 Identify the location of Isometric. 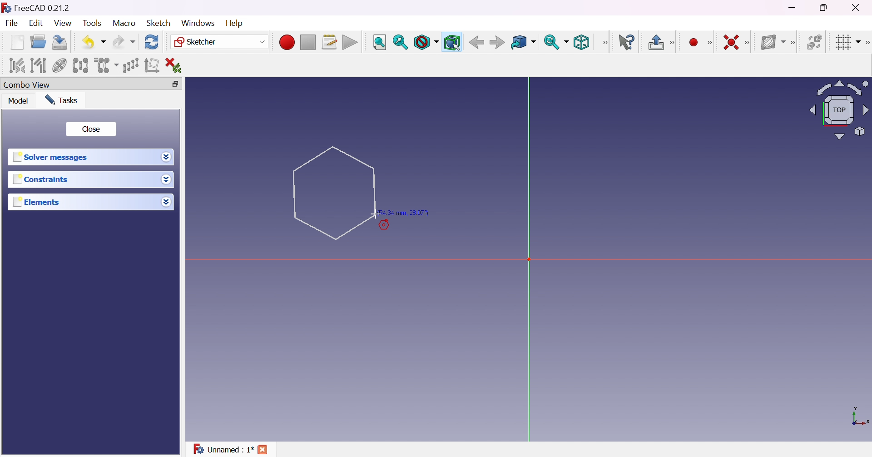
(581, 42).